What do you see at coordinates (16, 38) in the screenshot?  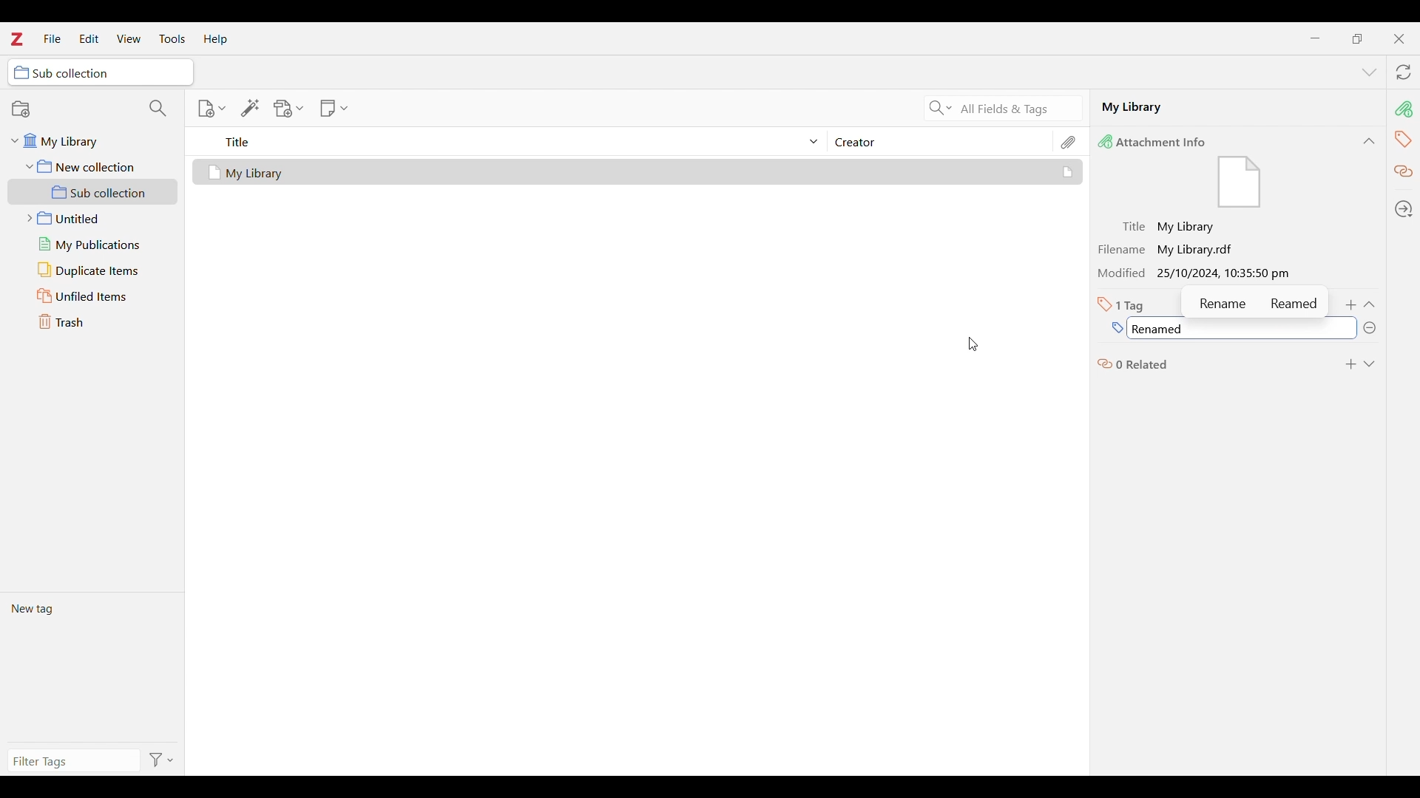 I see `Software logo` at bounding box center [16, 38].